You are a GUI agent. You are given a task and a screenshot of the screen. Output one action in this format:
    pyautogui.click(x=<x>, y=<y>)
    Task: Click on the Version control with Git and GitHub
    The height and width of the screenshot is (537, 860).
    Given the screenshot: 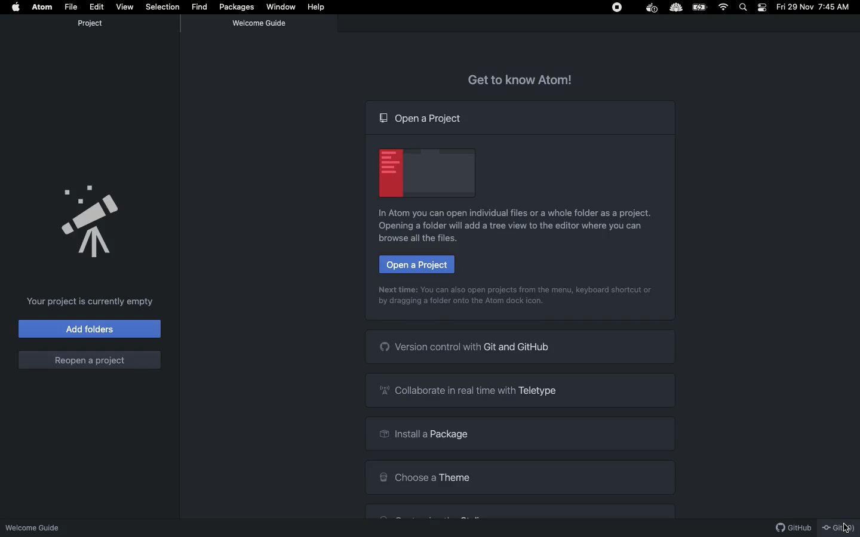 What is the action you would take?
    pyautogui.click(x=523, y=348)
    